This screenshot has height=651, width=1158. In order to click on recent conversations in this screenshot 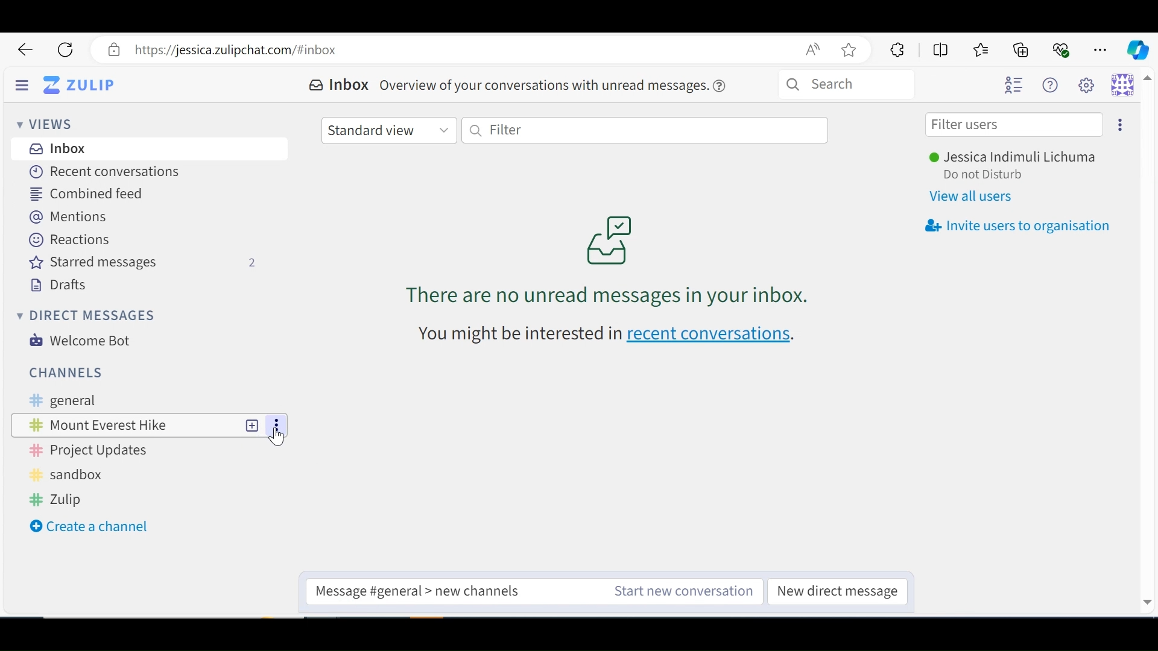, I will do `click(609, 335)`.